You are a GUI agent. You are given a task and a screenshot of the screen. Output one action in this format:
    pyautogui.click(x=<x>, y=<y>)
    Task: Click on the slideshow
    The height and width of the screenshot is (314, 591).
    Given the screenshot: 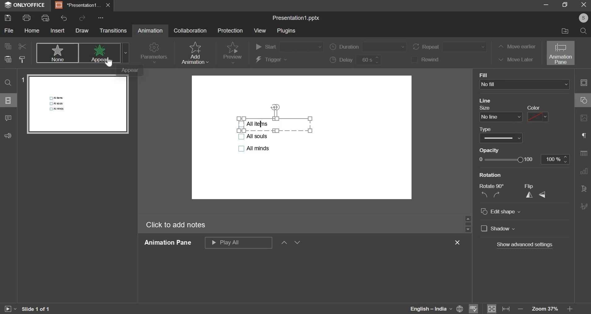 What is the action you would take?
    pyautogui.click(x=10, y=308)
    